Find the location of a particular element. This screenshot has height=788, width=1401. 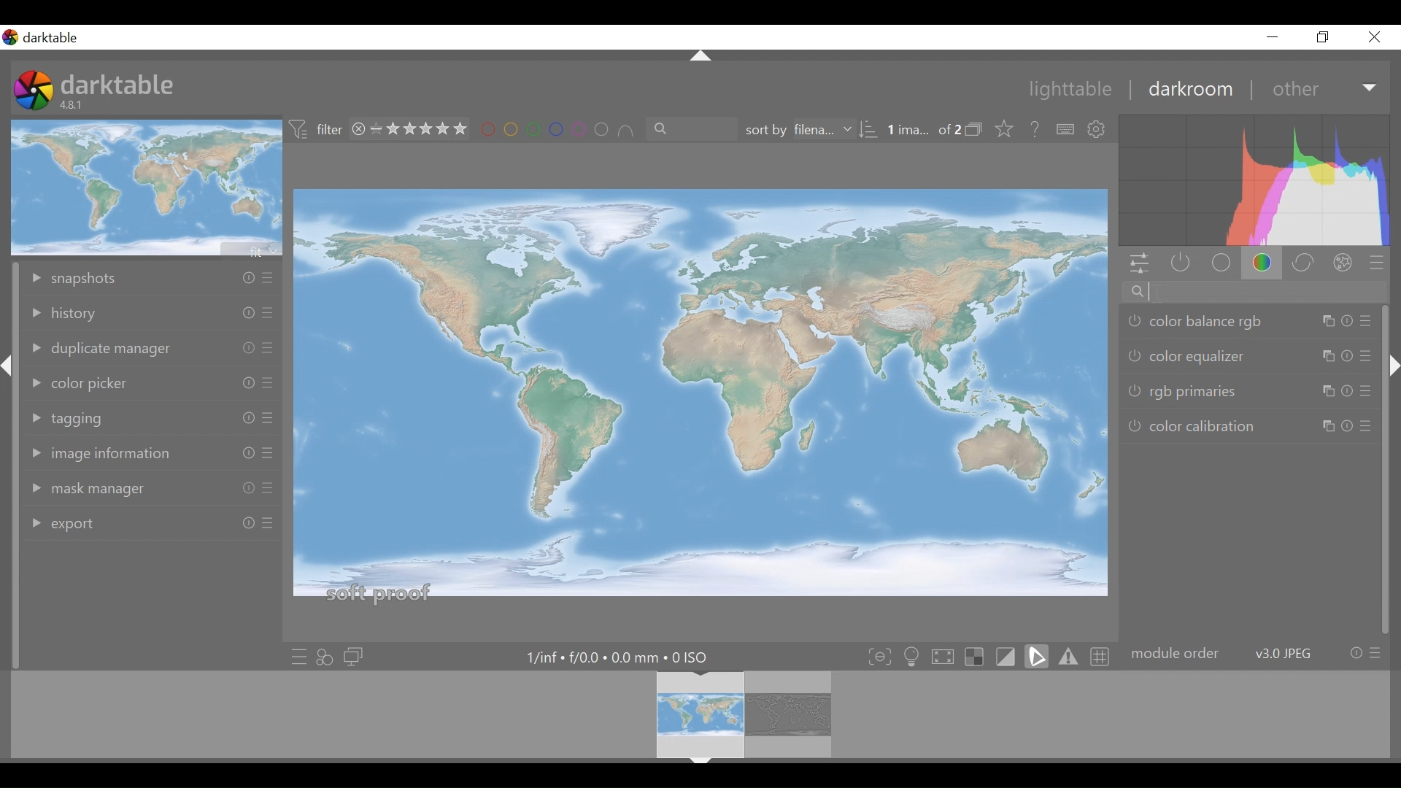

Histogram is located at coordinates (1259, 180).